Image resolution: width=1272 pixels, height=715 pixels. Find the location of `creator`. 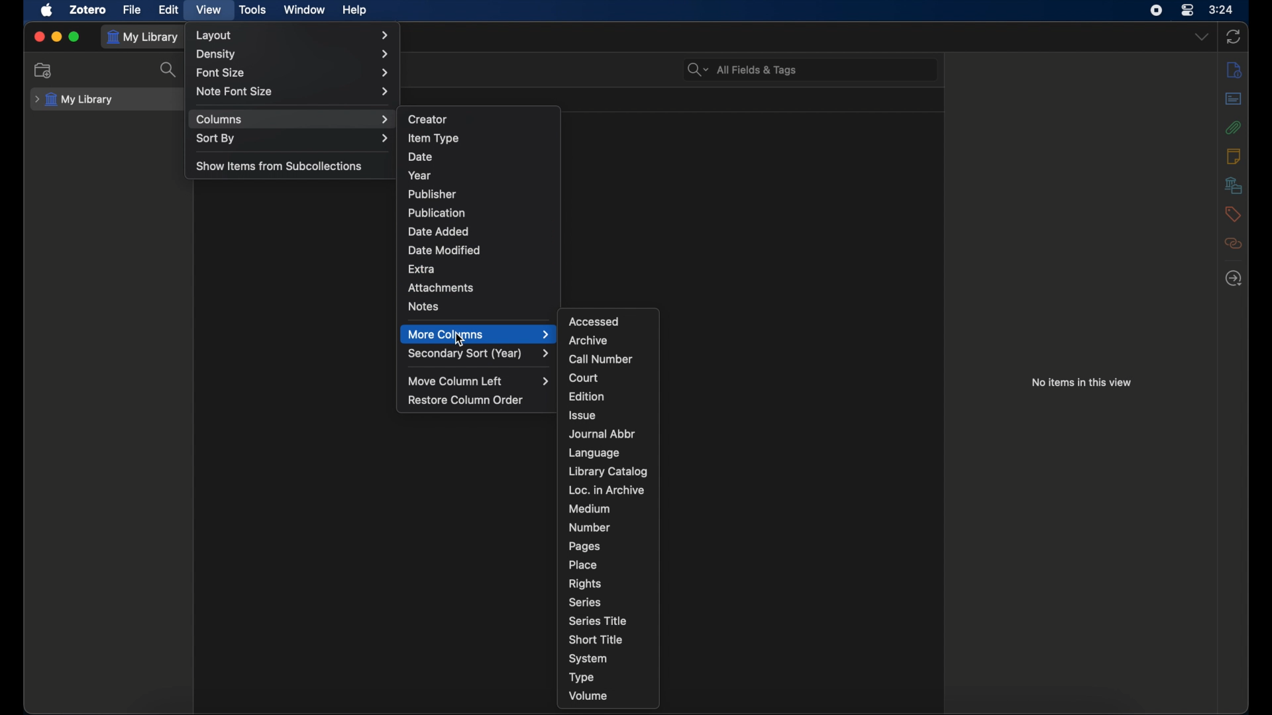

creator is located at coordinates (429, 120).